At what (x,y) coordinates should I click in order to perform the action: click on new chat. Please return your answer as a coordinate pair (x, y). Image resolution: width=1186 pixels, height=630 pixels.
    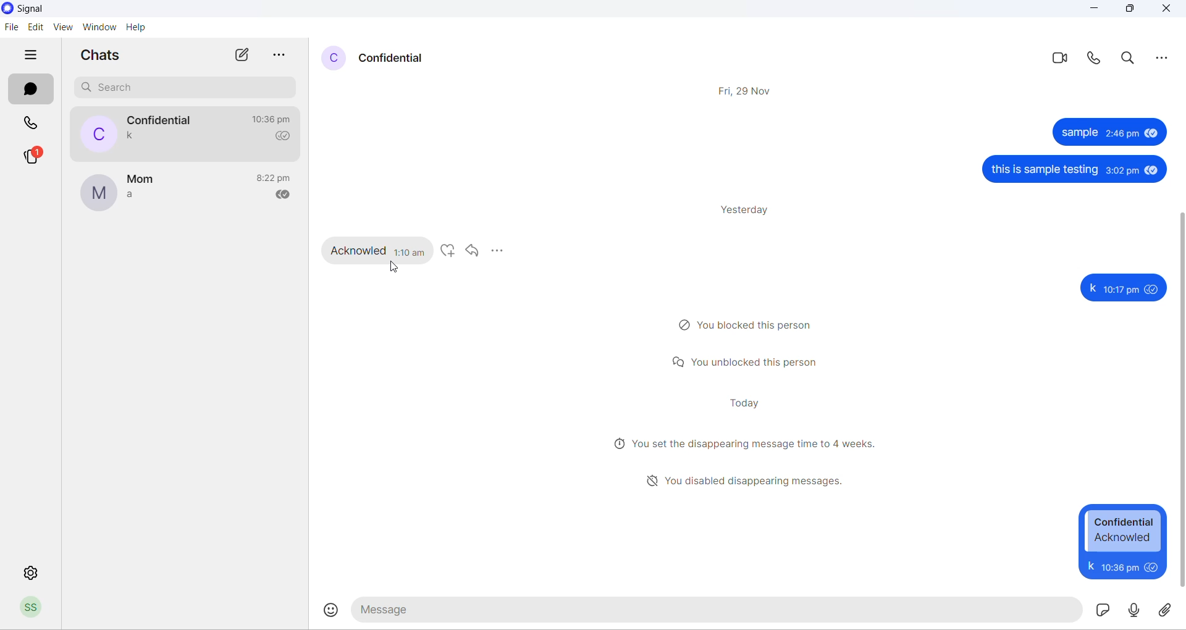
    Looking at the image, I should click on (240, 56).